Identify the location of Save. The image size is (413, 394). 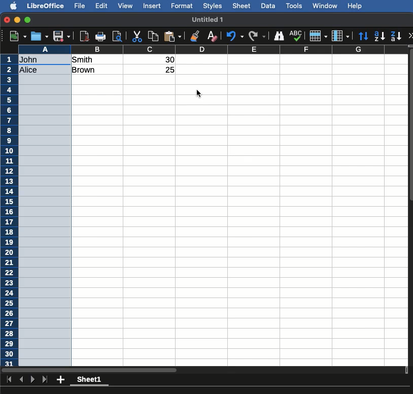
(62, 35).